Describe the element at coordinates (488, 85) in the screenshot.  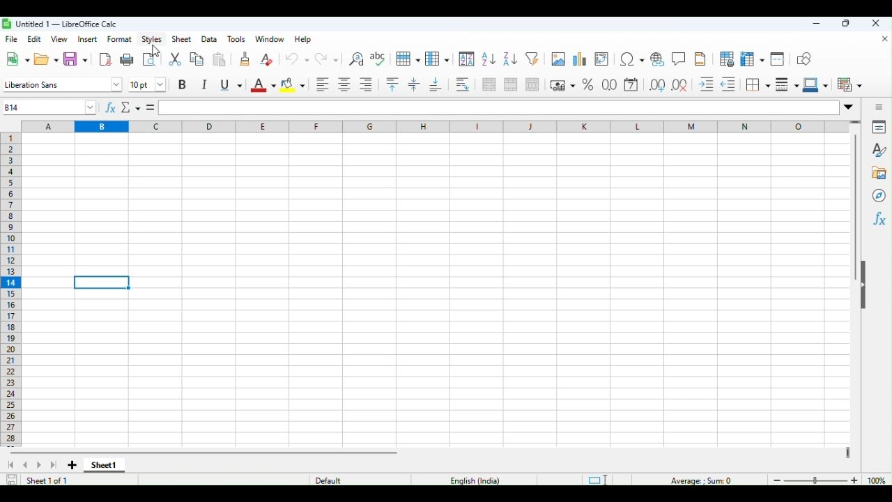
I see `merge And centre` at that location.